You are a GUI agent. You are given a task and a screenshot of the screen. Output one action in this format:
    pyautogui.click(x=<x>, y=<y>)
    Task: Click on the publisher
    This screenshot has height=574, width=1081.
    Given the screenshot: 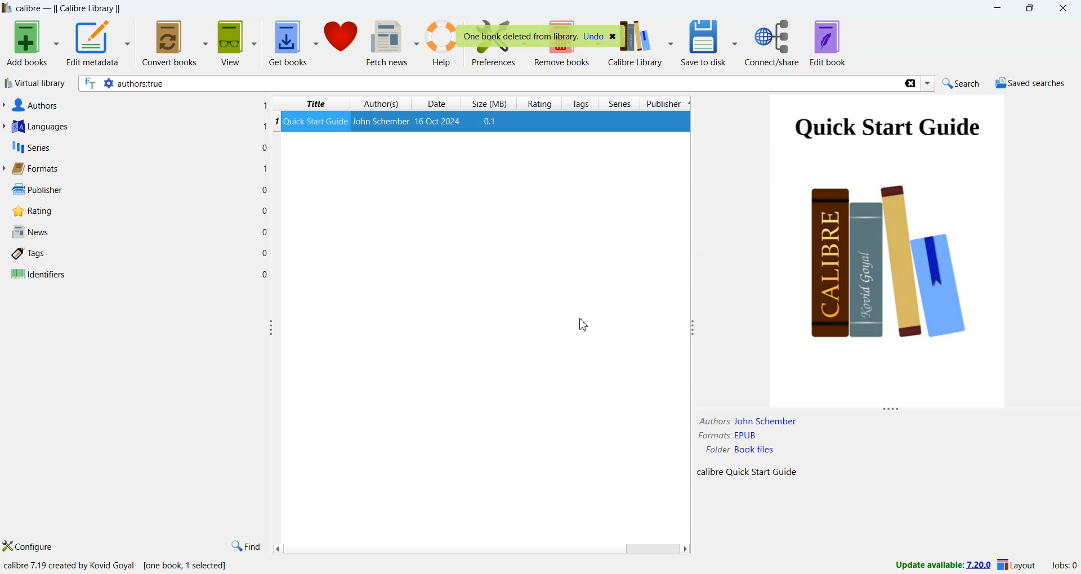 What is the action you would take?
    pyautogui.click(x=667, y=104)
    